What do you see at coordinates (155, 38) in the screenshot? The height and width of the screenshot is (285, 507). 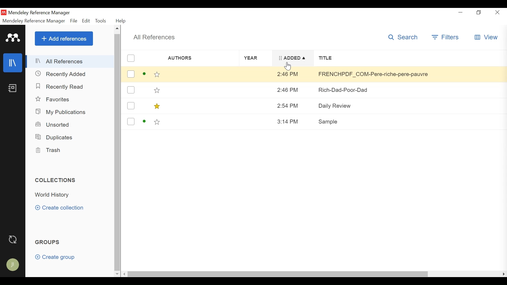 I see `All References` at bounding box center [155, 38].